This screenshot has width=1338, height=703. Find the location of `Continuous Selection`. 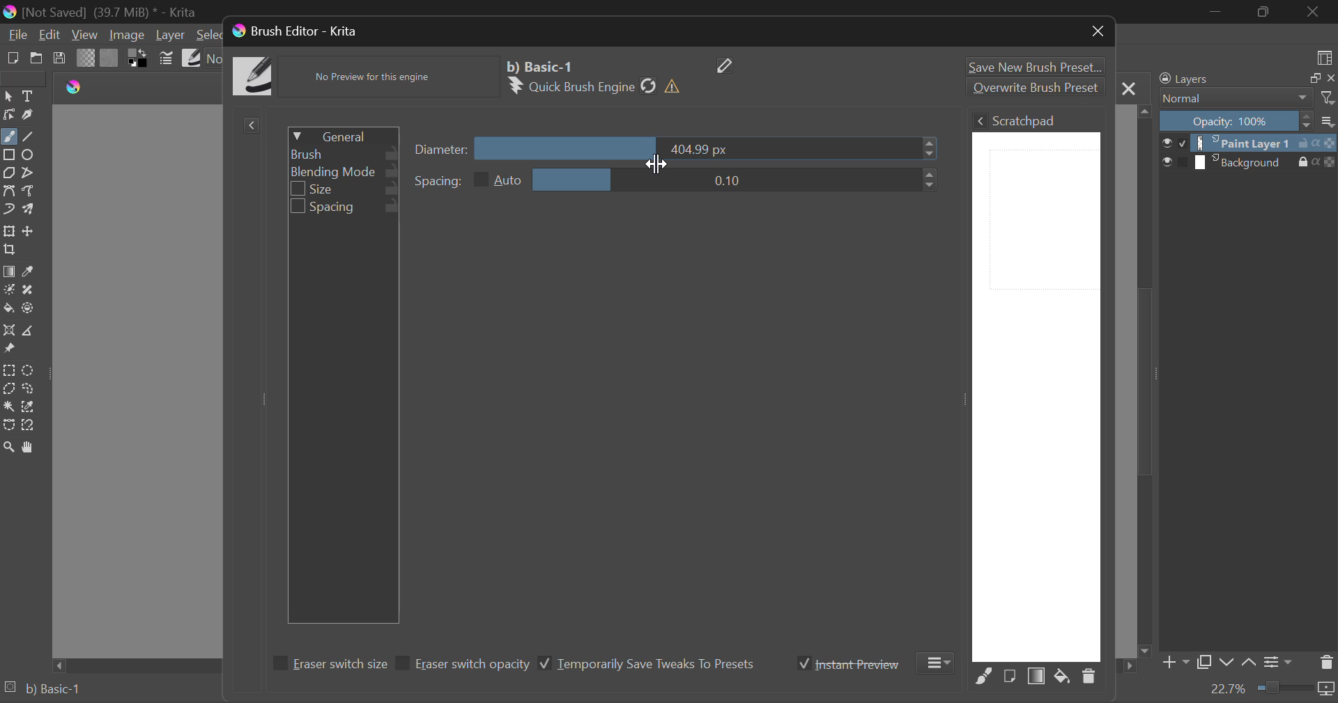

Continuous Selection is located at coordinates (8, 407).